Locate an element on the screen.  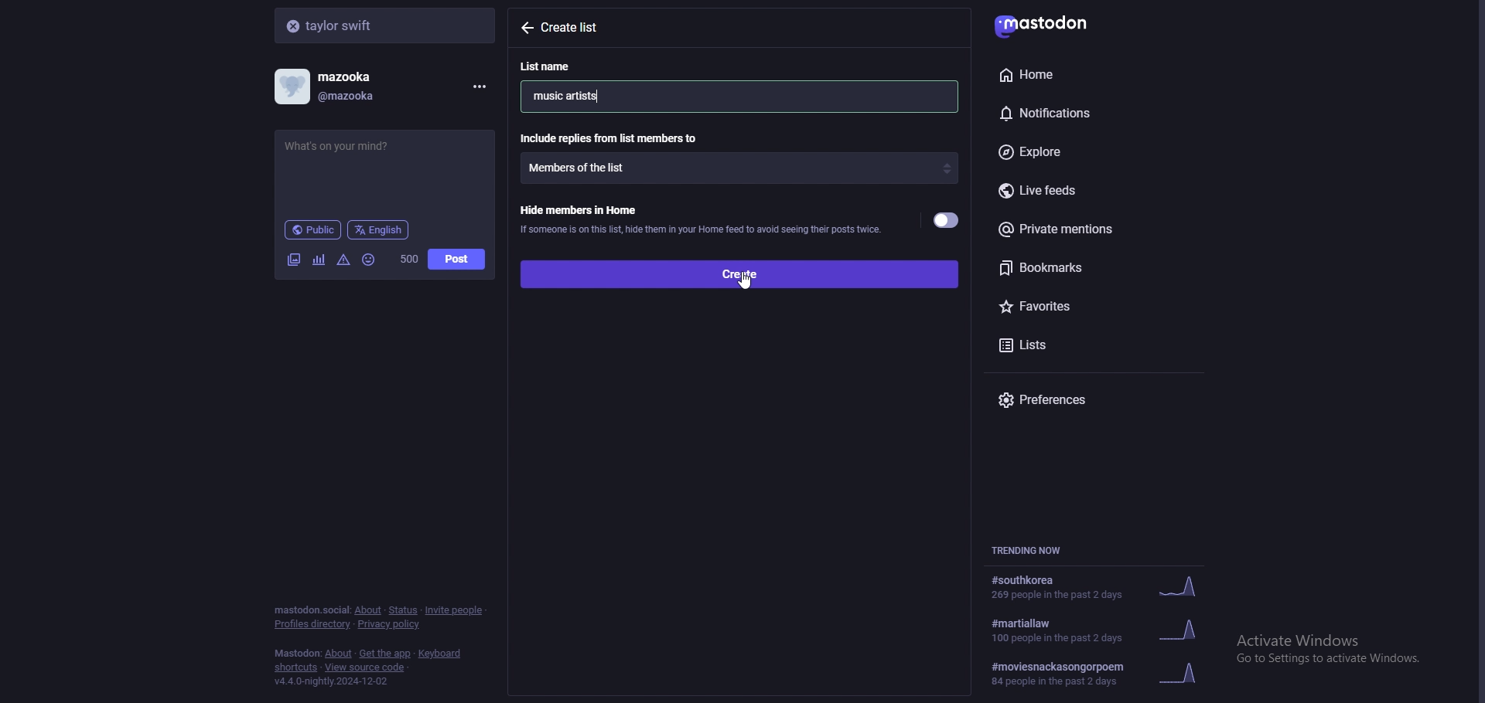
list name is located at coordinates (555, 66).